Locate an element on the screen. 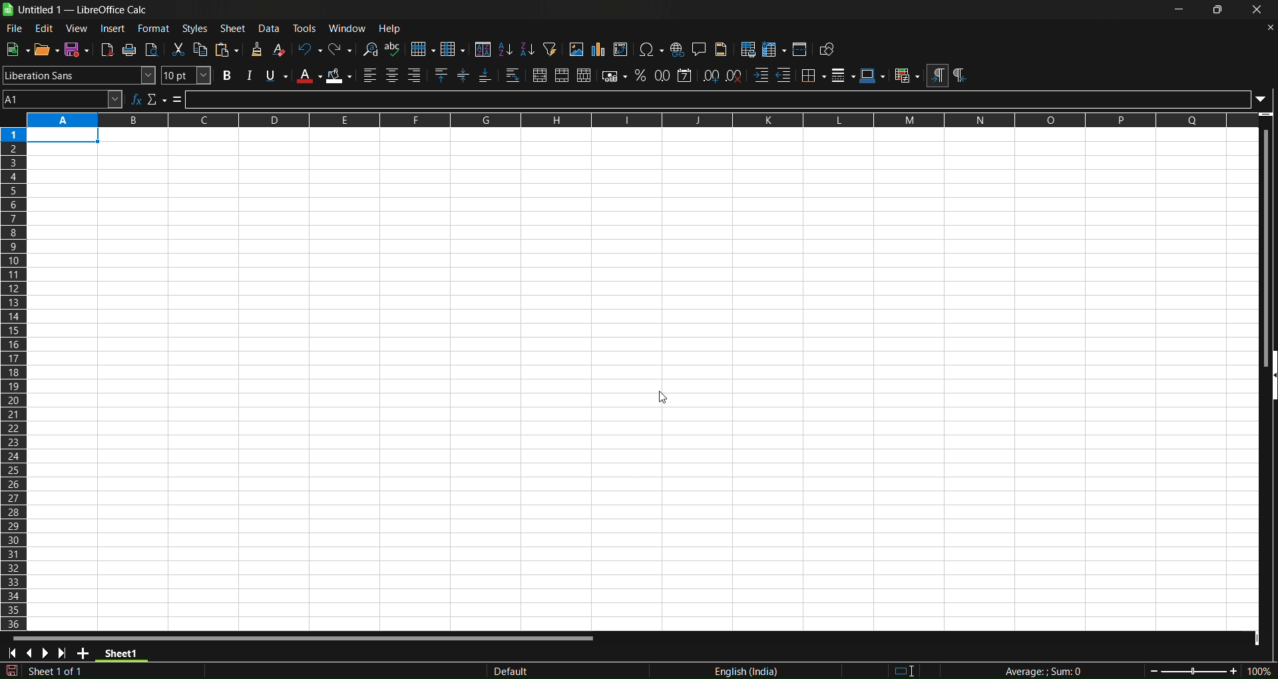  new is located at coordinates (17, 49).